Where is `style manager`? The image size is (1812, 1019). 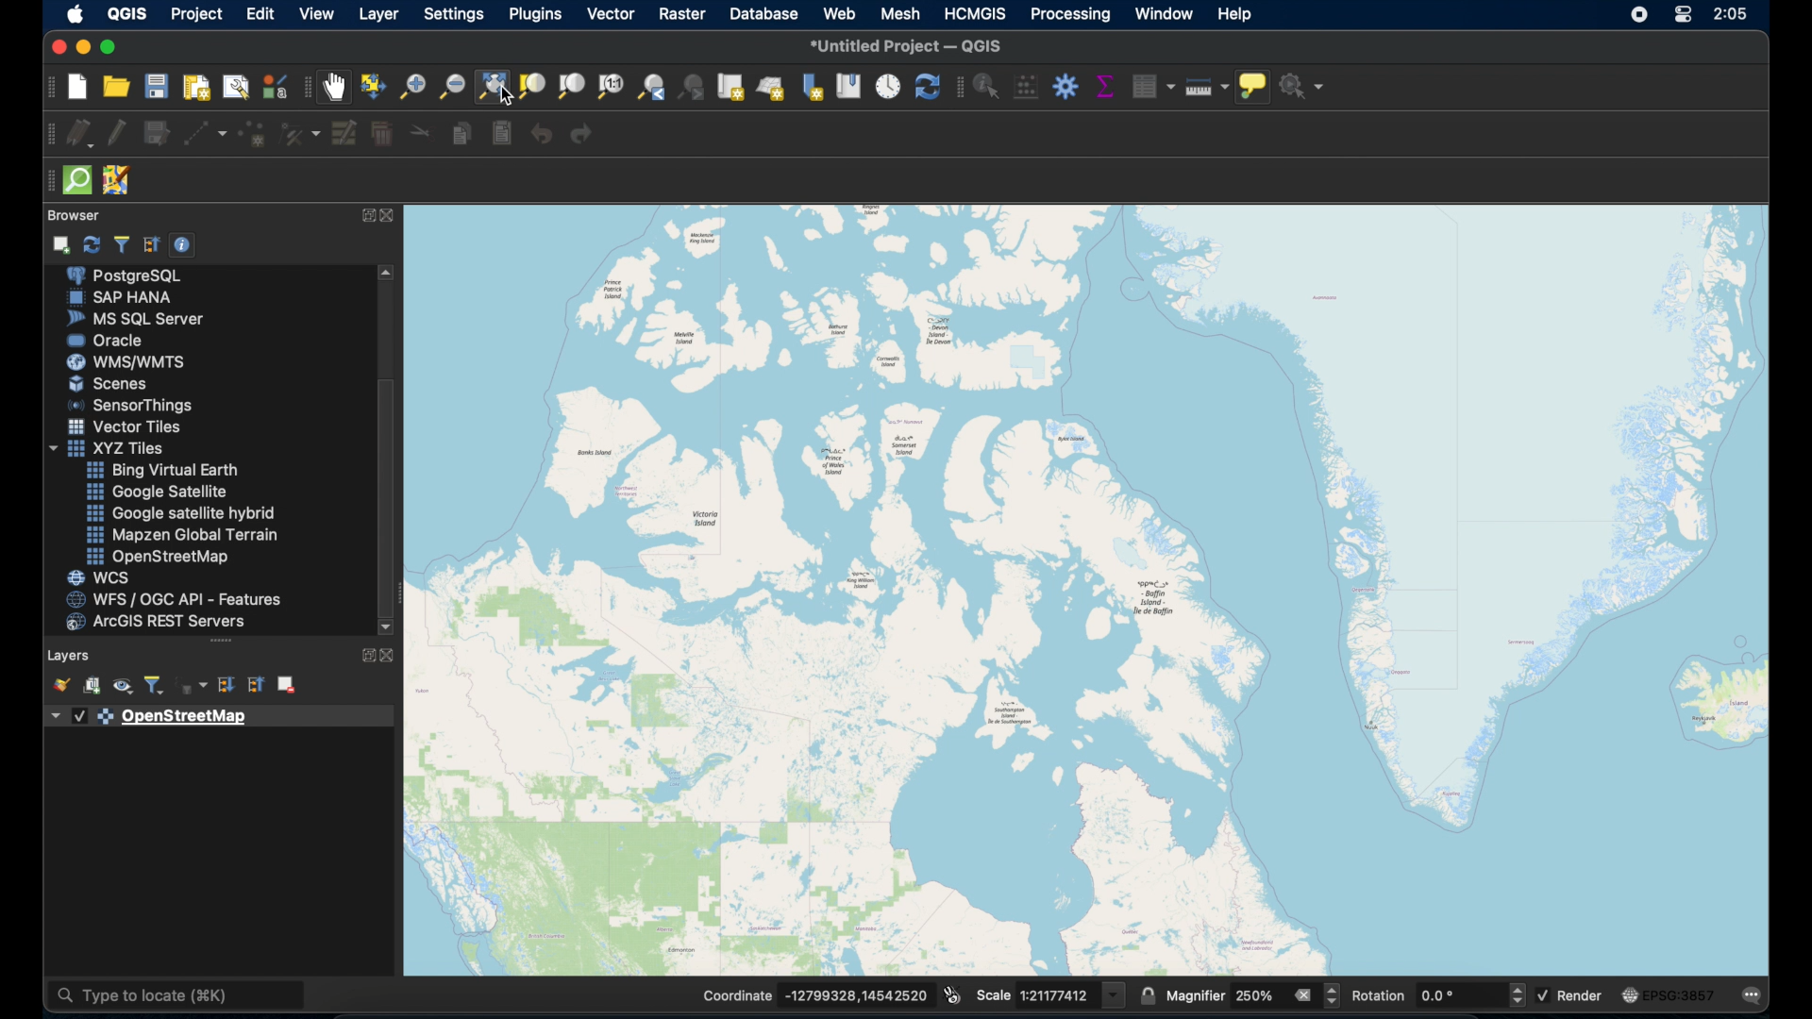 style manager is located at coordinates (275, 88).